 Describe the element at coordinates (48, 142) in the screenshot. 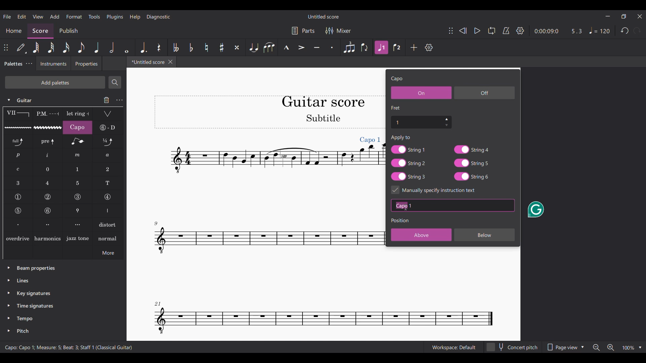

I see `Pre-bend` at that location.